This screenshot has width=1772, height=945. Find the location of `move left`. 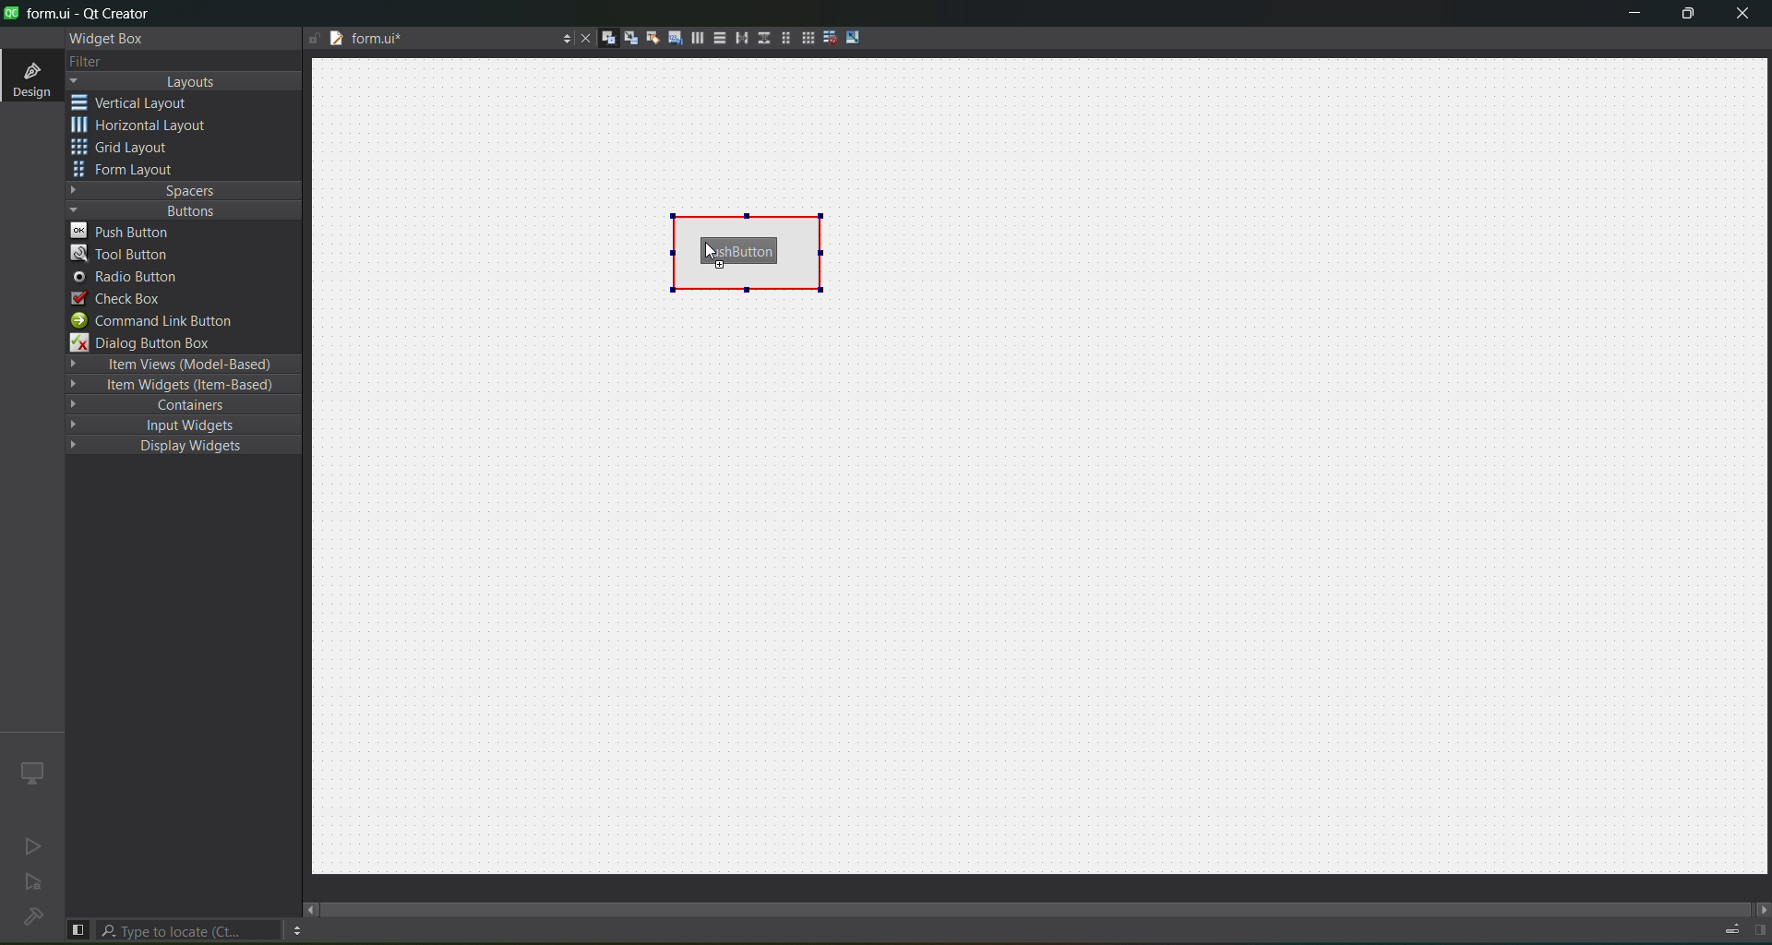

move left is located at coordinates (311, 909).